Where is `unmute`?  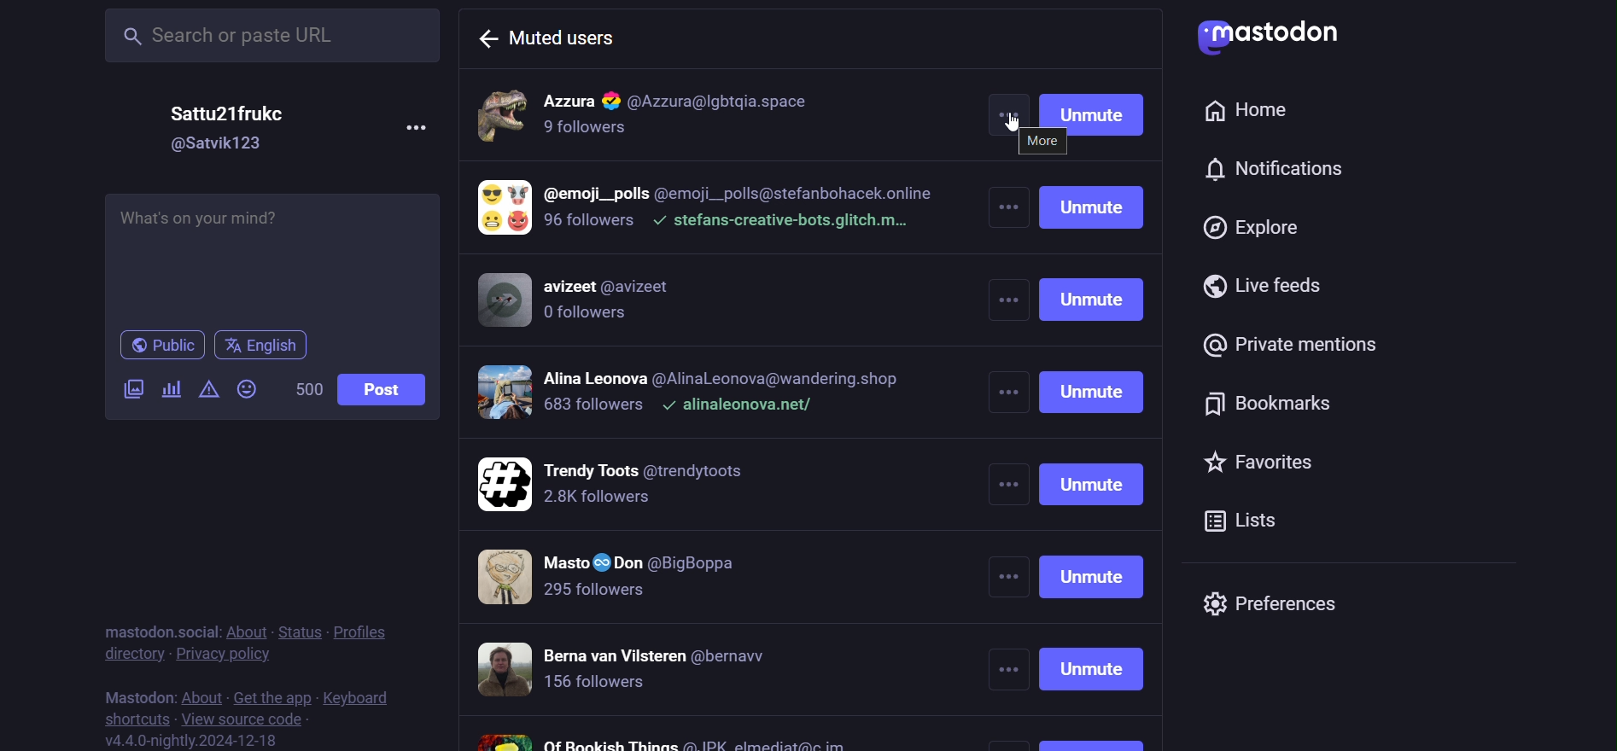
unmute is located at coordinates (1097, 466).